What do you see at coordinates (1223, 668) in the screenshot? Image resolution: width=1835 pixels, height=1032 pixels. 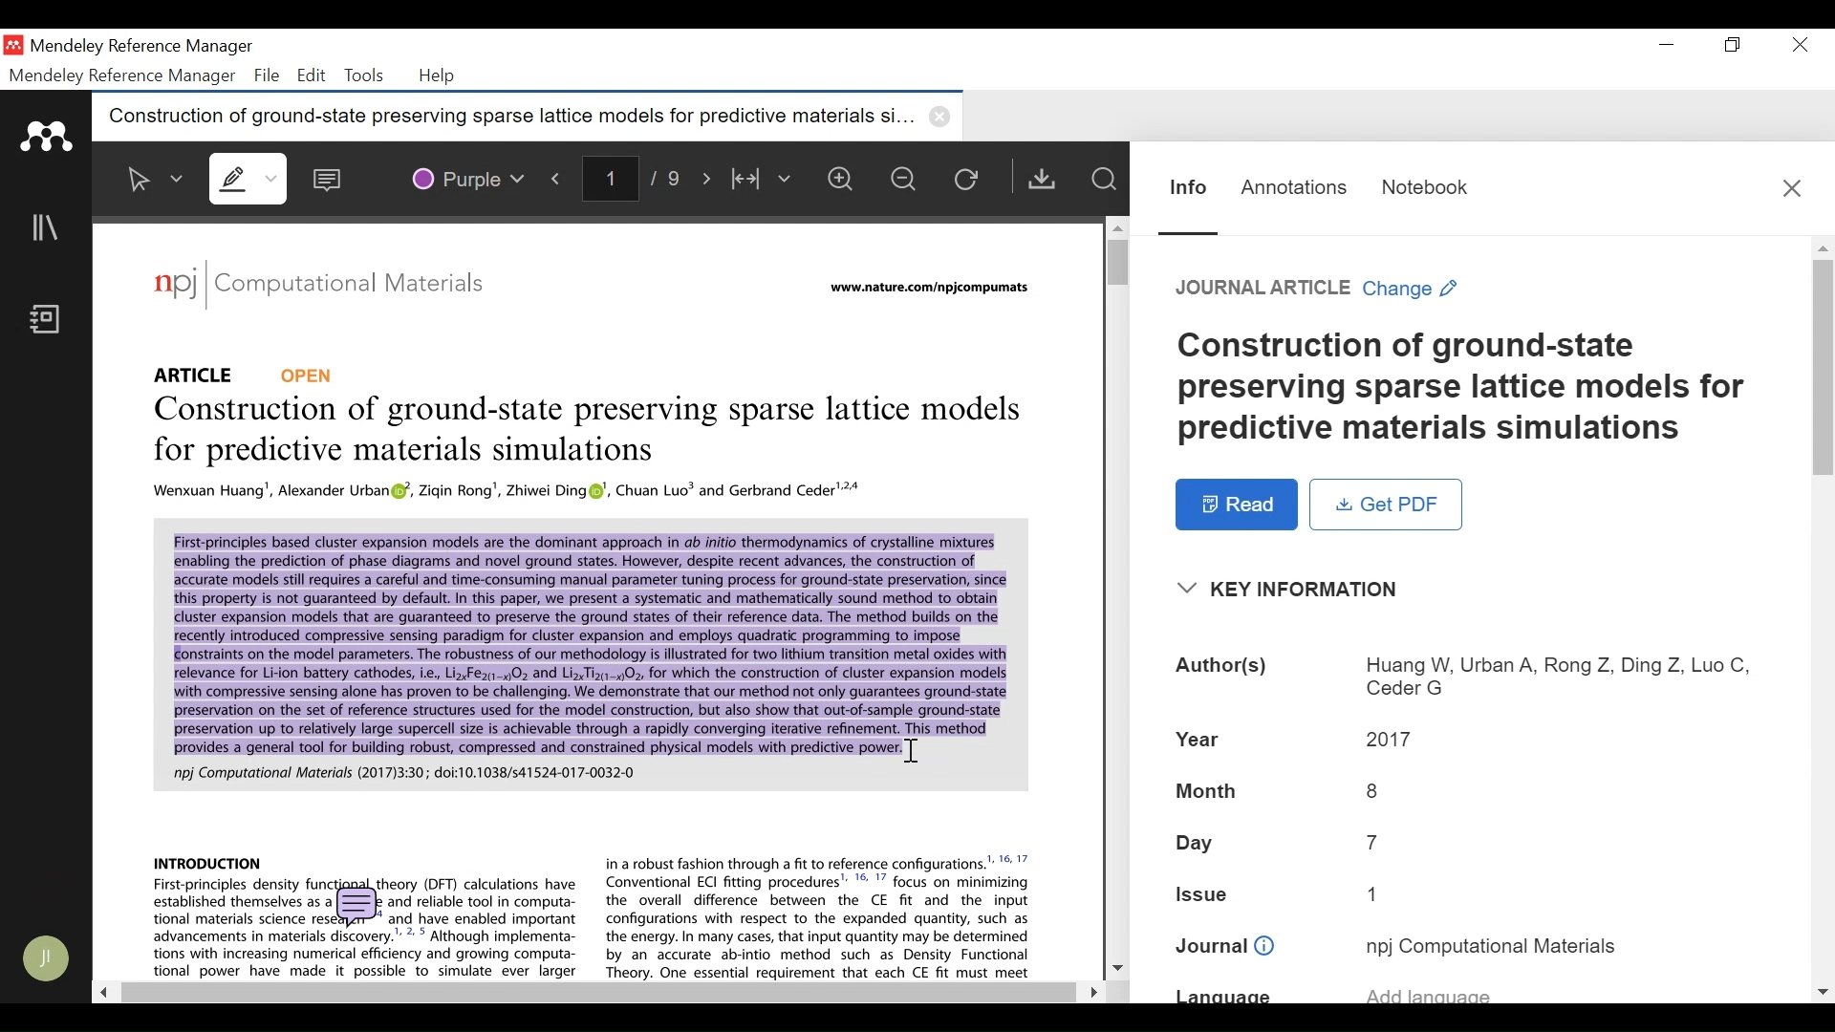 I see `Authors` at bounding box center [1223, 668].